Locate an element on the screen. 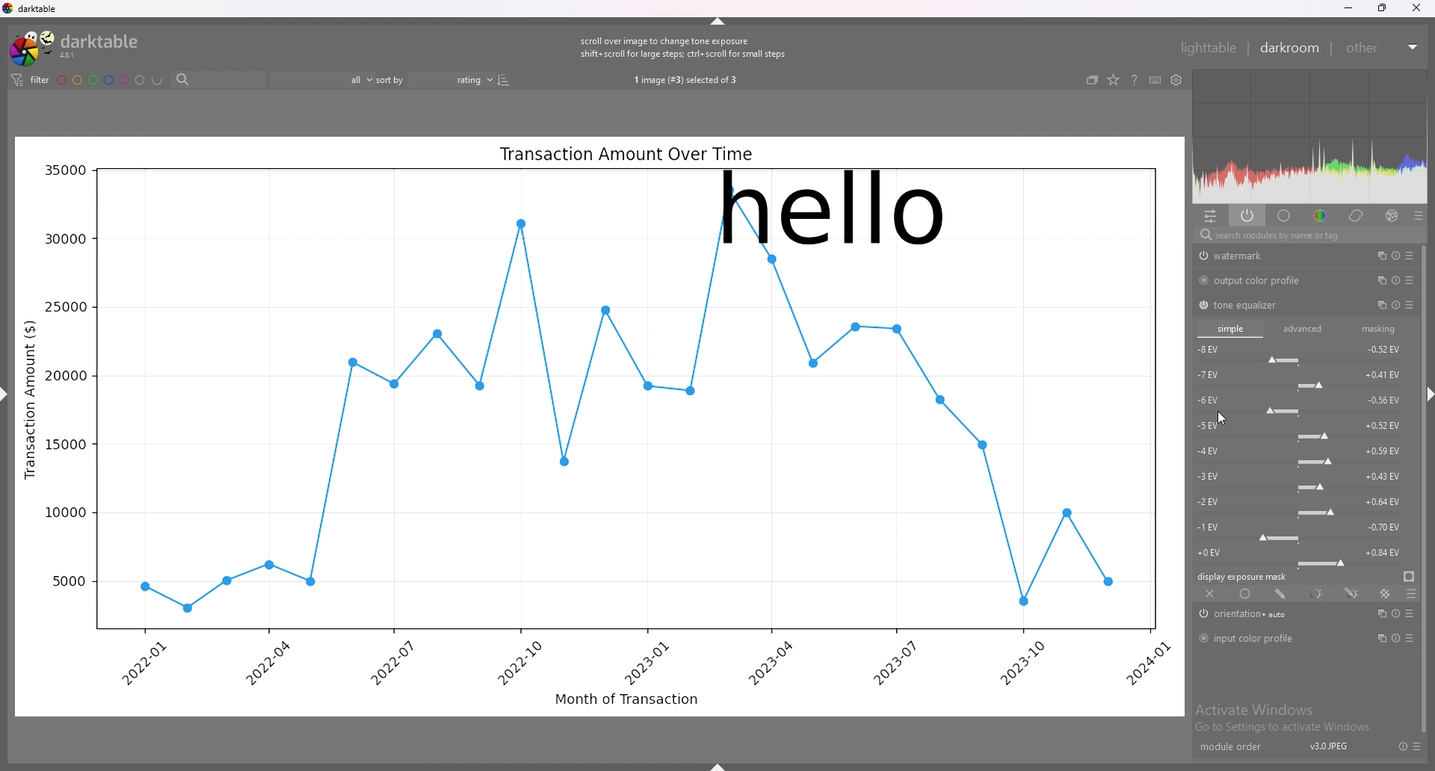 The height and width of the screenshot is (771, 1435). 30000 is located at coordinates (63, 239).